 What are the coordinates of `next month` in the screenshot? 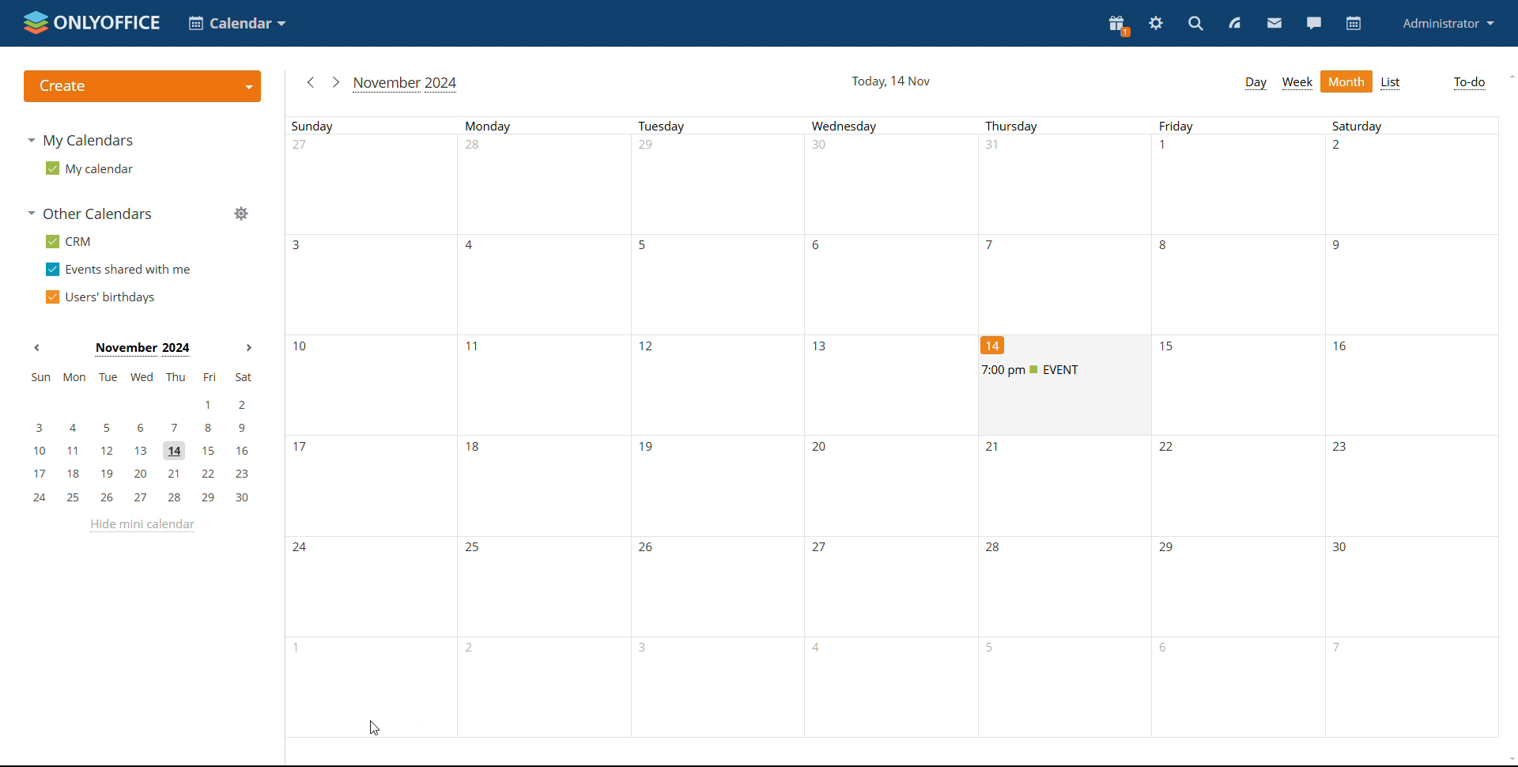 It's located at (334, 81).